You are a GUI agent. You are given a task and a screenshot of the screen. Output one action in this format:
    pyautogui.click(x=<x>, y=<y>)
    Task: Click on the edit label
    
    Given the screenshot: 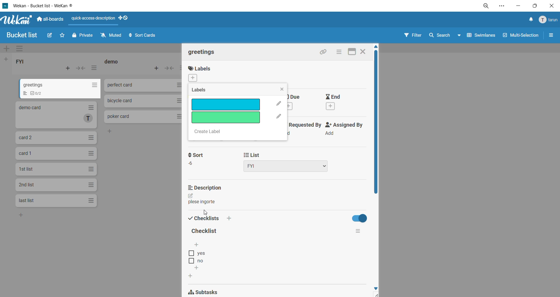 What is the action you would take?
    pyautogui.click(x=278, y=110)
    